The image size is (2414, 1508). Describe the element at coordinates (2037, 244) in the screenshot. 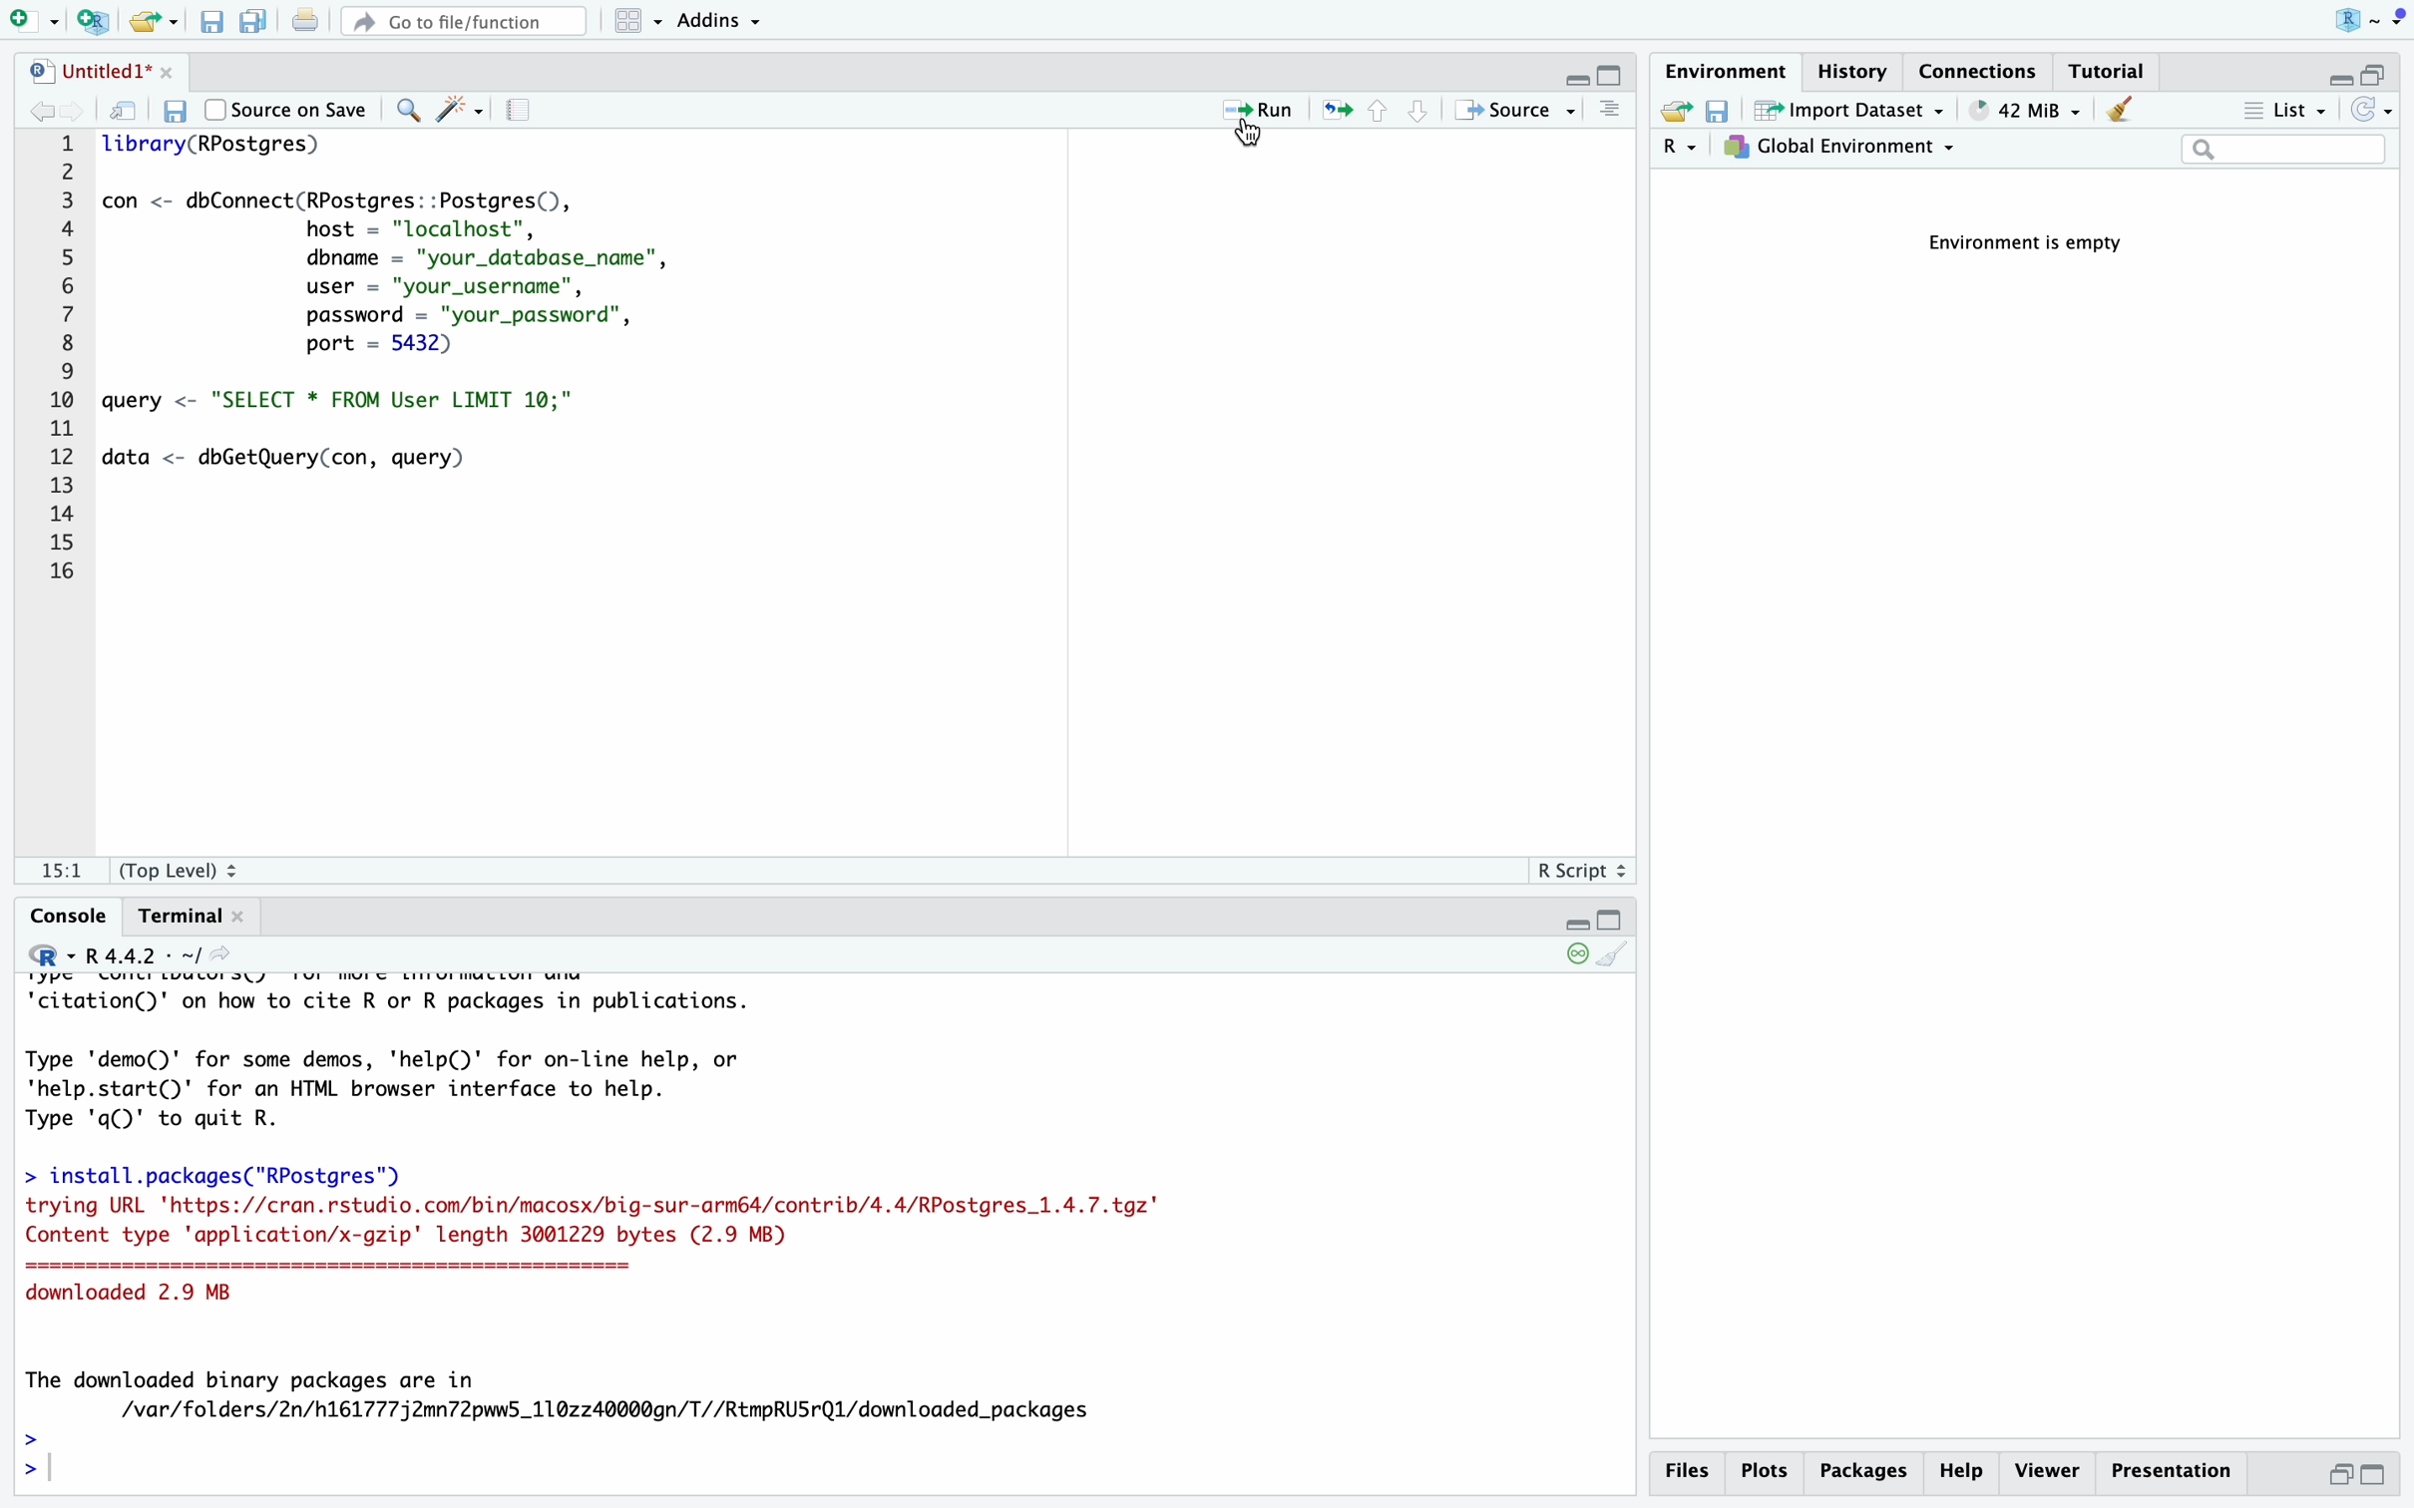

I see `Environment is empty` at that location.